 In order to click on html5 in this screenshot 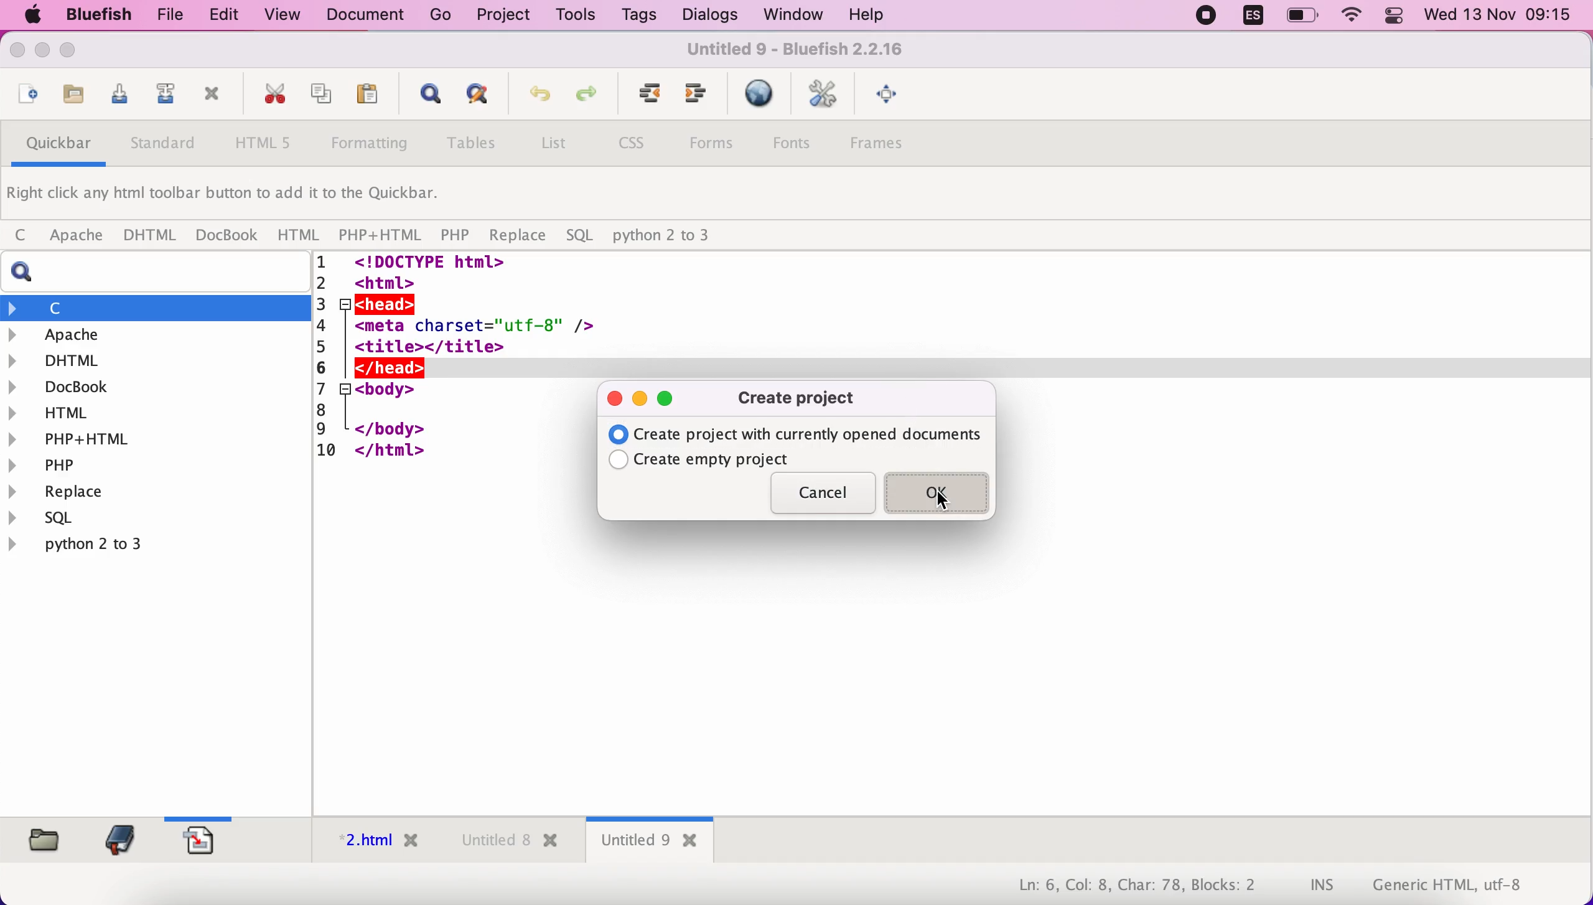, I will do `click(266, 144)`.